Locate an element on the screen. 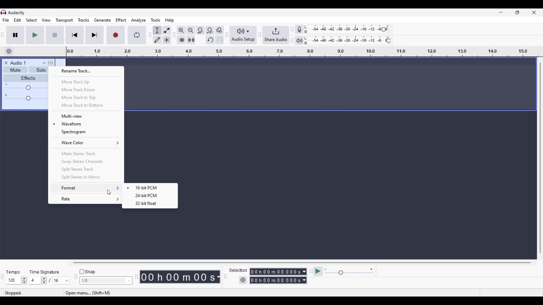 Image resolution: width=543 pixels, height=305 pixels. Change playback level is located at coordinates (388, 41).